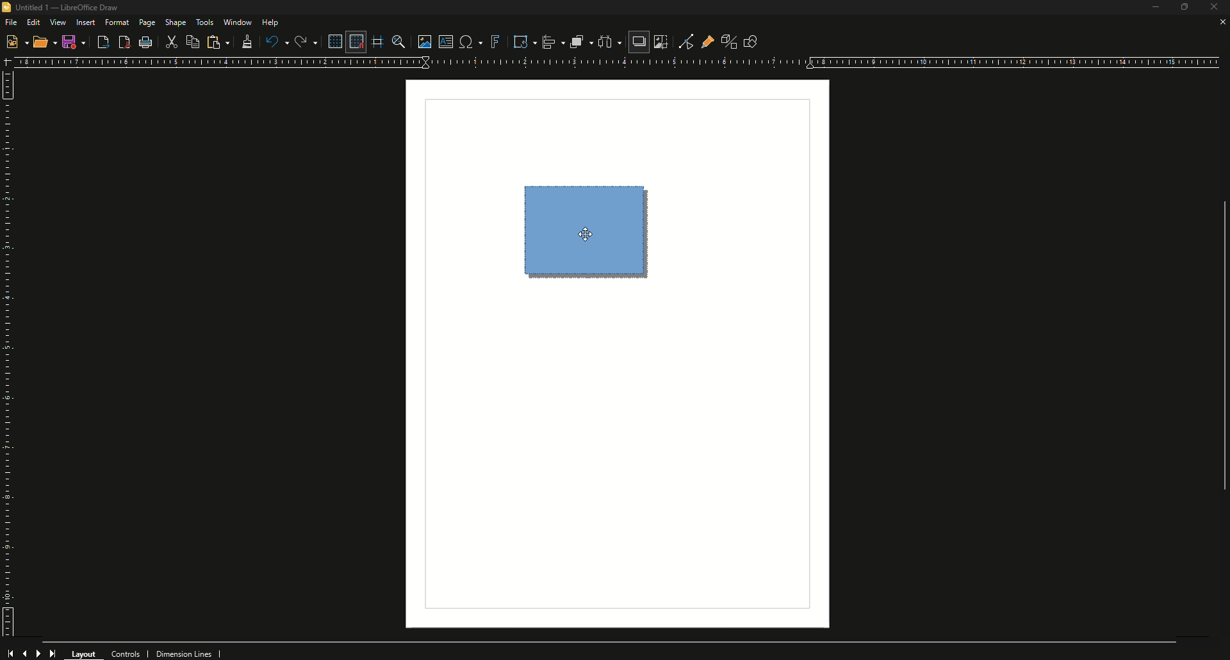 This screenshot has height=660, width=1230. What do you see at coordinates (548, 42) in the screenshot?
I see `Align Objects` at bounding box center [548, 42].